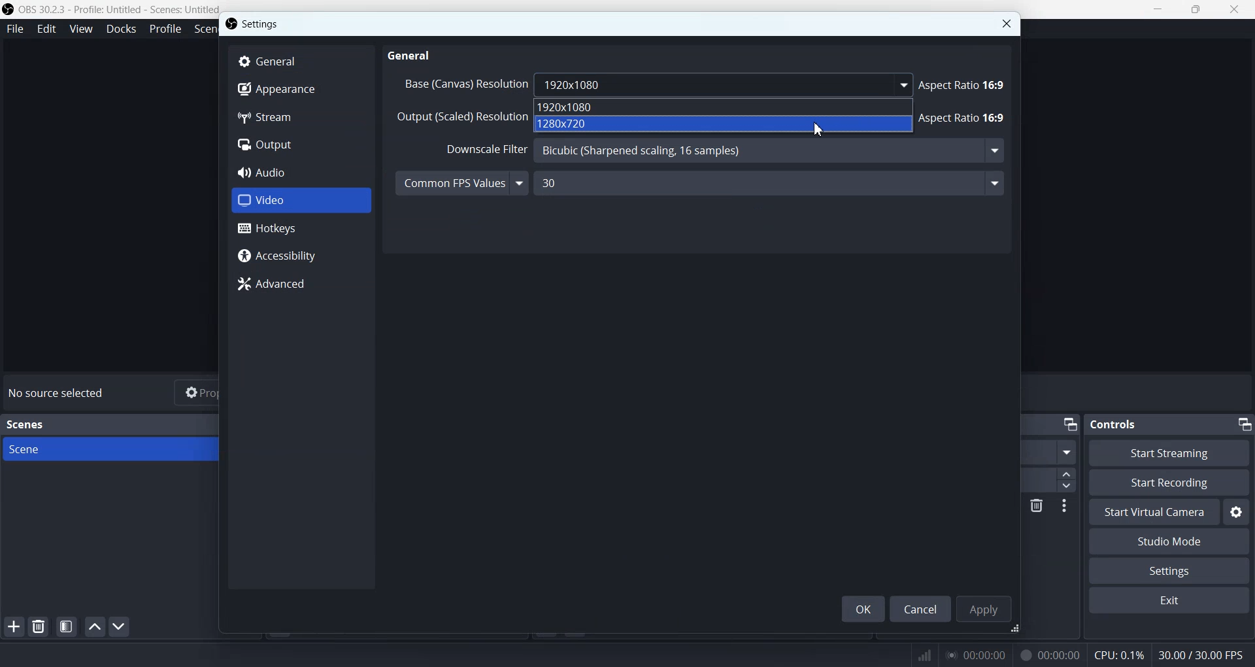 This screenshot has height=667, width=1255. Describe the element at coordinates (25, 425) in the screenshot. I see `Scenes` at that location.